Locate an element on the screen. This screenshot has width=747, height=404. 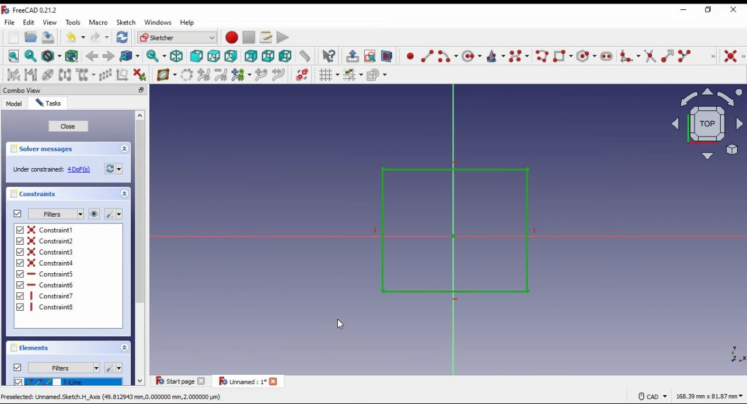
on/off constraint 6 is located at coordinates (51, 284).